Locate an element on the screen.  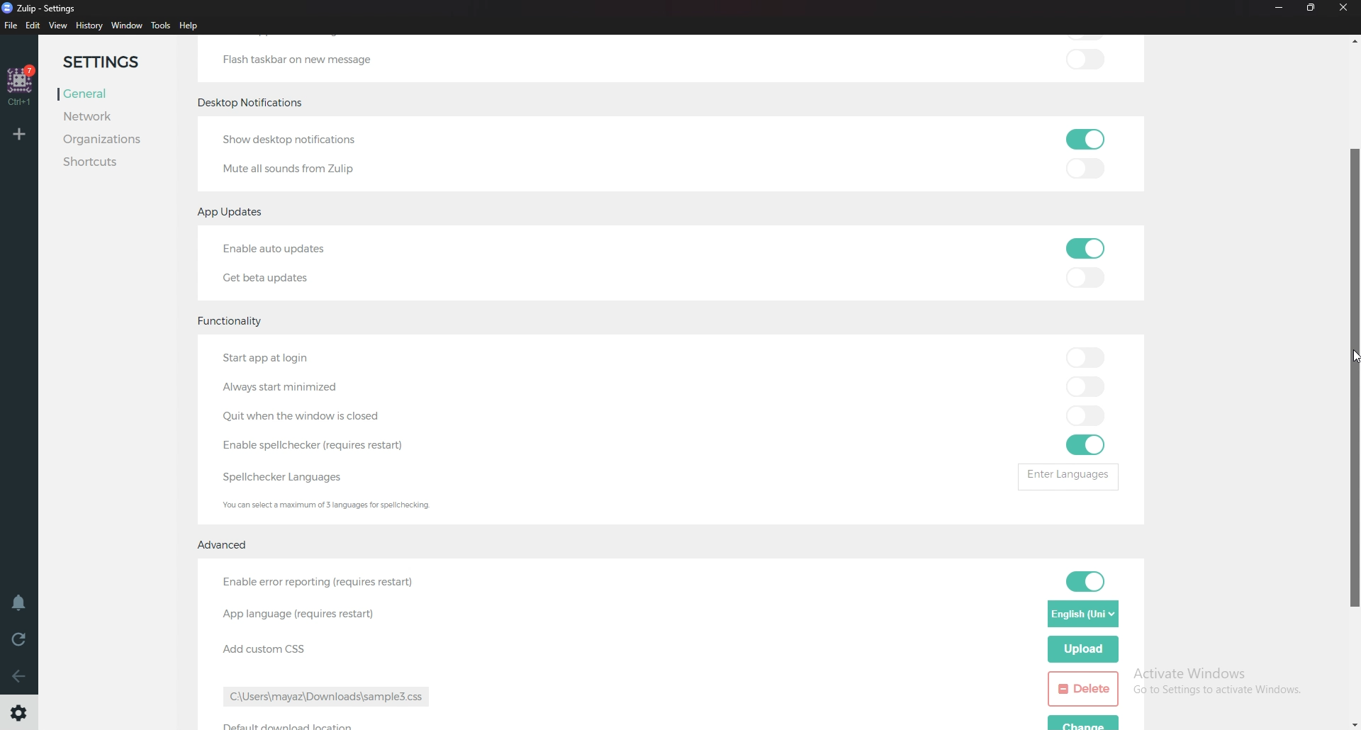
Help is located at coordinates (191, 26).